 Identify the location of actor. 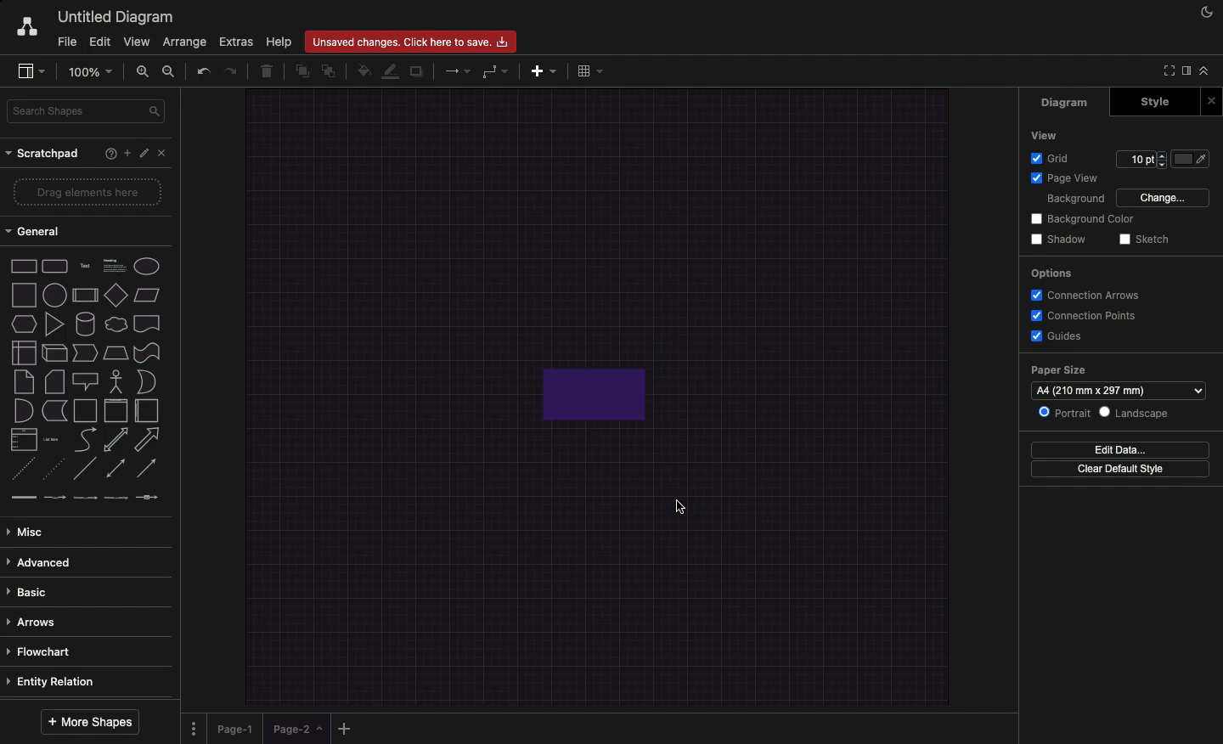
(116, 380).